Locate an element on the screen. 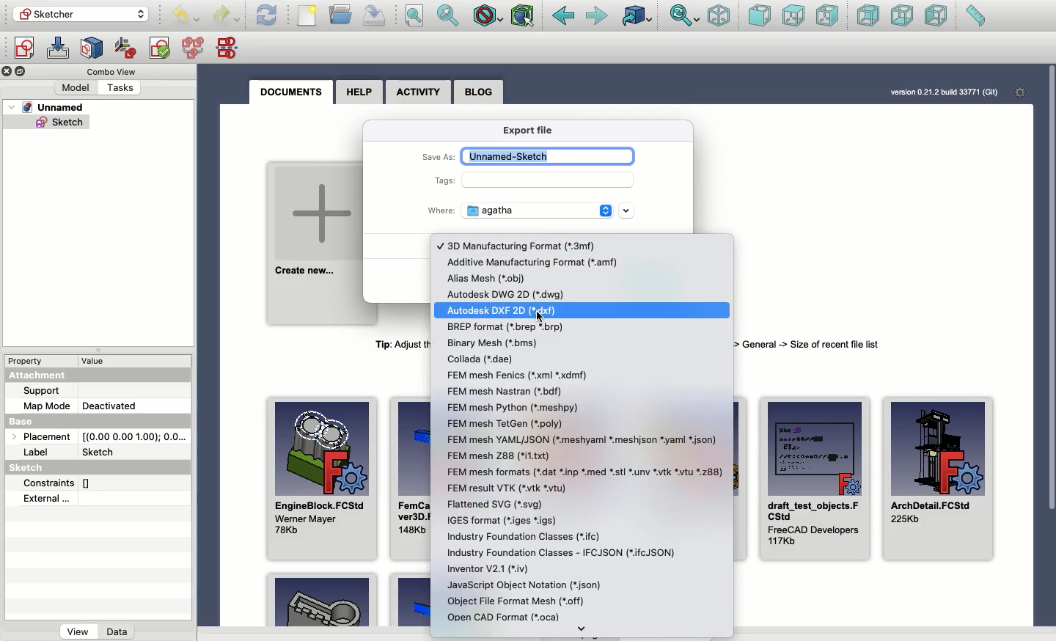 This screenshot has height=641, width=1056. ArchDetail.FCStd 225Kb is located at coordinates (940, 479).